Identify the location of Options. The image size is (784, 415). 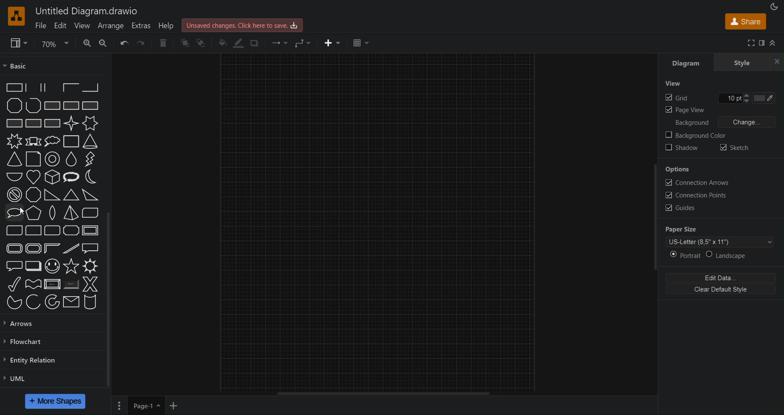
(677, 170).